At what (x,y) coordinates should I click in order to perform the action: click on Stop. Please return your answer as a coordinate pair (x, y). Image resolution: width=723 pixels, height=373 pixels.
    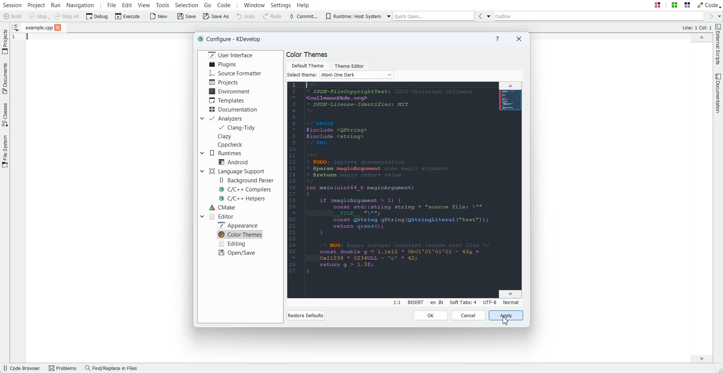
    Looking at the image, I should click on (39, 17).